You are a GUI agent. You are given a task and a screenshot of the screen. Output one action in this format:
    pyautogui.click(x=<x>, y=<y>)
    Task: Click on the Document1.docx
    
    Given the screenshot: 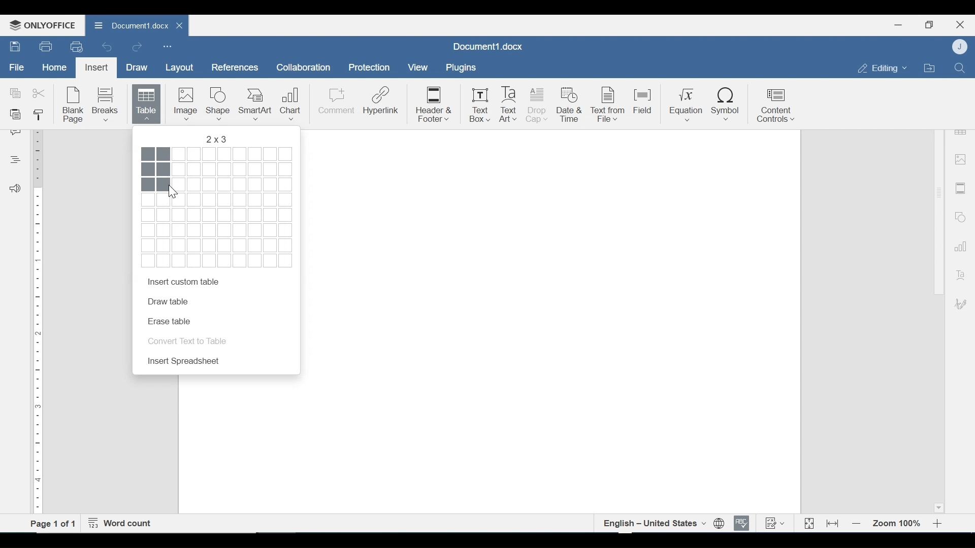 What is the action you would take?
    pyautogui.click(x=129, y=24)
    